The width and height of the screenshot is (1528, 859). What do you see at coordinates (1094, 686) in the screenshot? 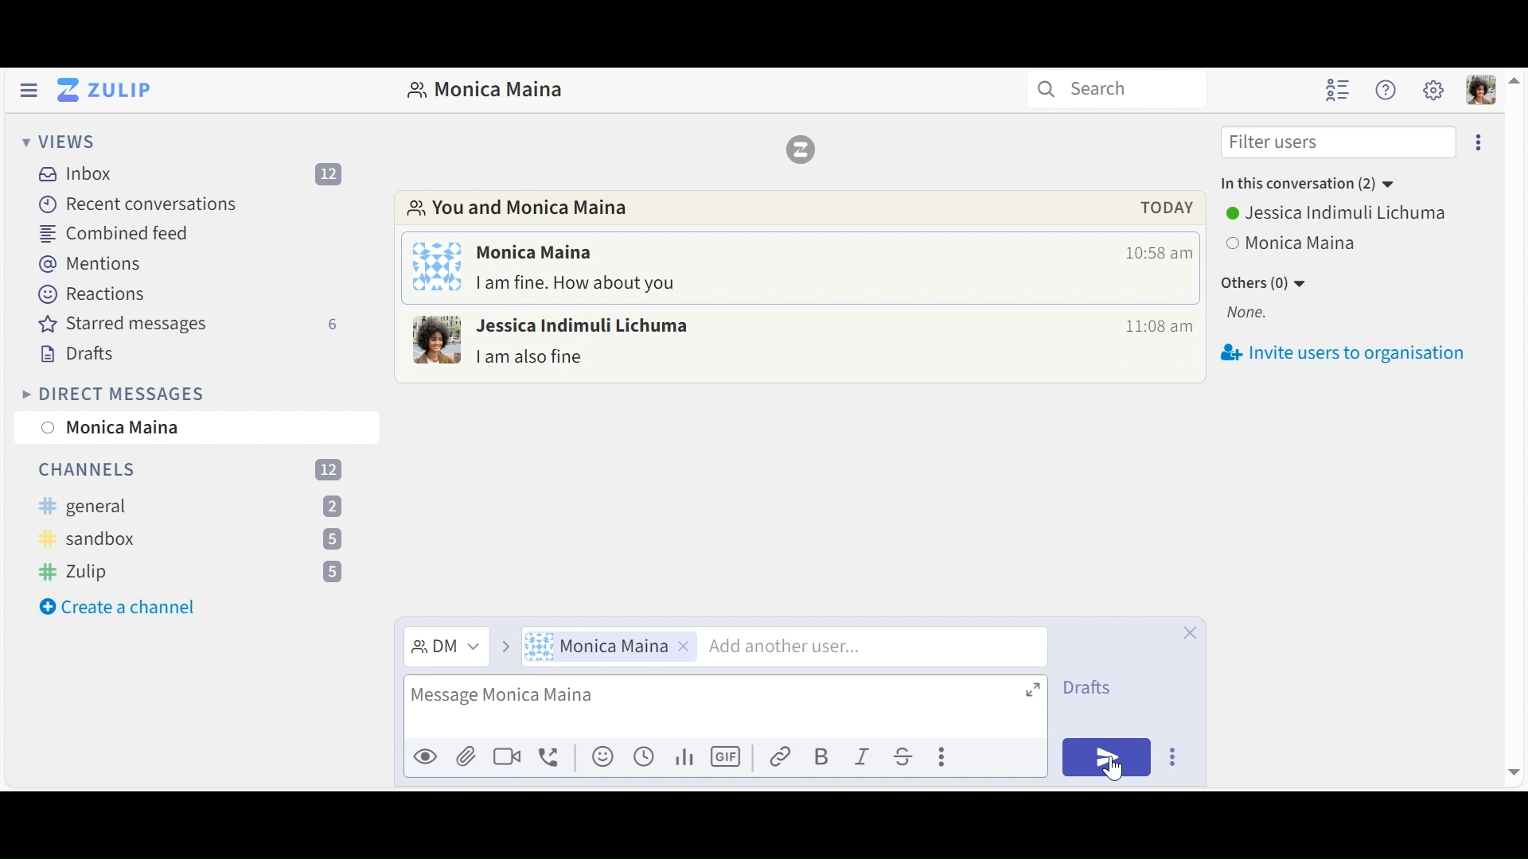
I see `Drafts` at bounding box center [1094, 686].